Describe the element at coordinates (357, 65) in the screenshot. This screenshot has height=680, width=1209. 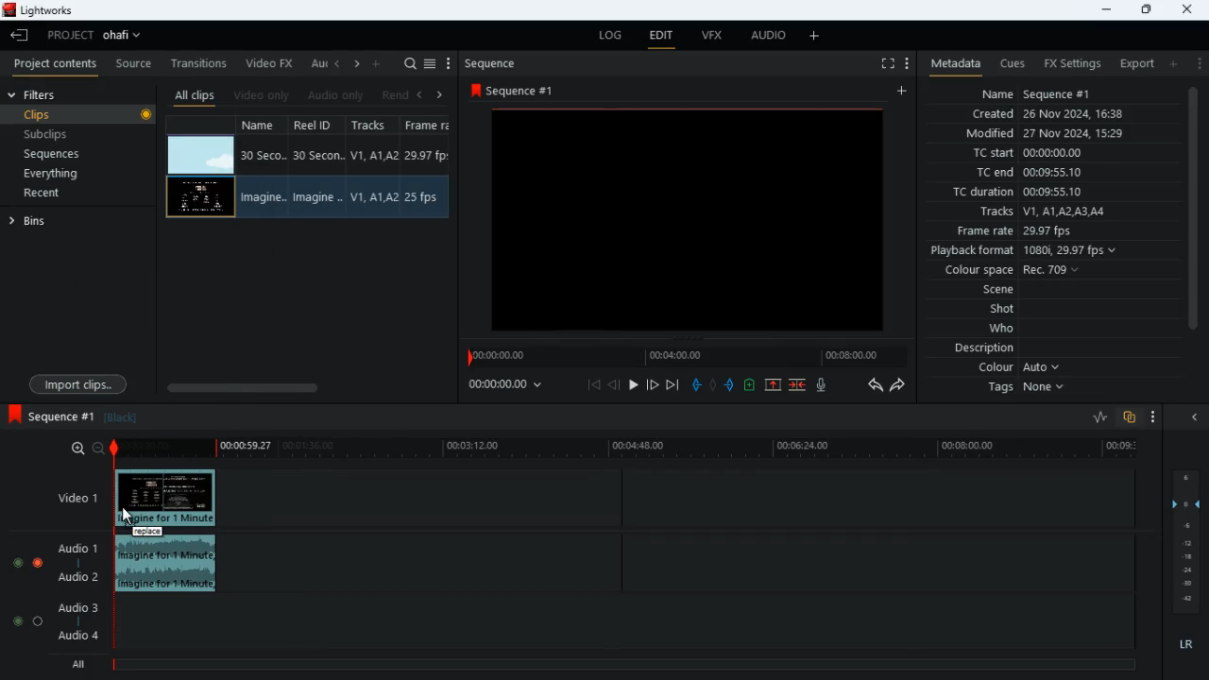
I see `right` at that location.